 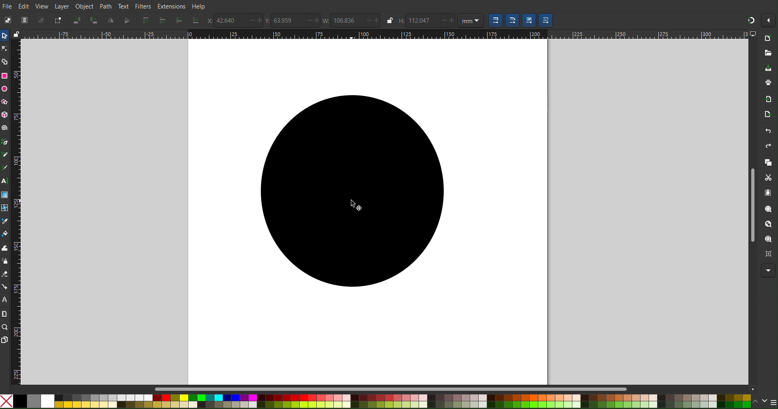 I want to click on increase/decrease, so click(x=313, y=20).